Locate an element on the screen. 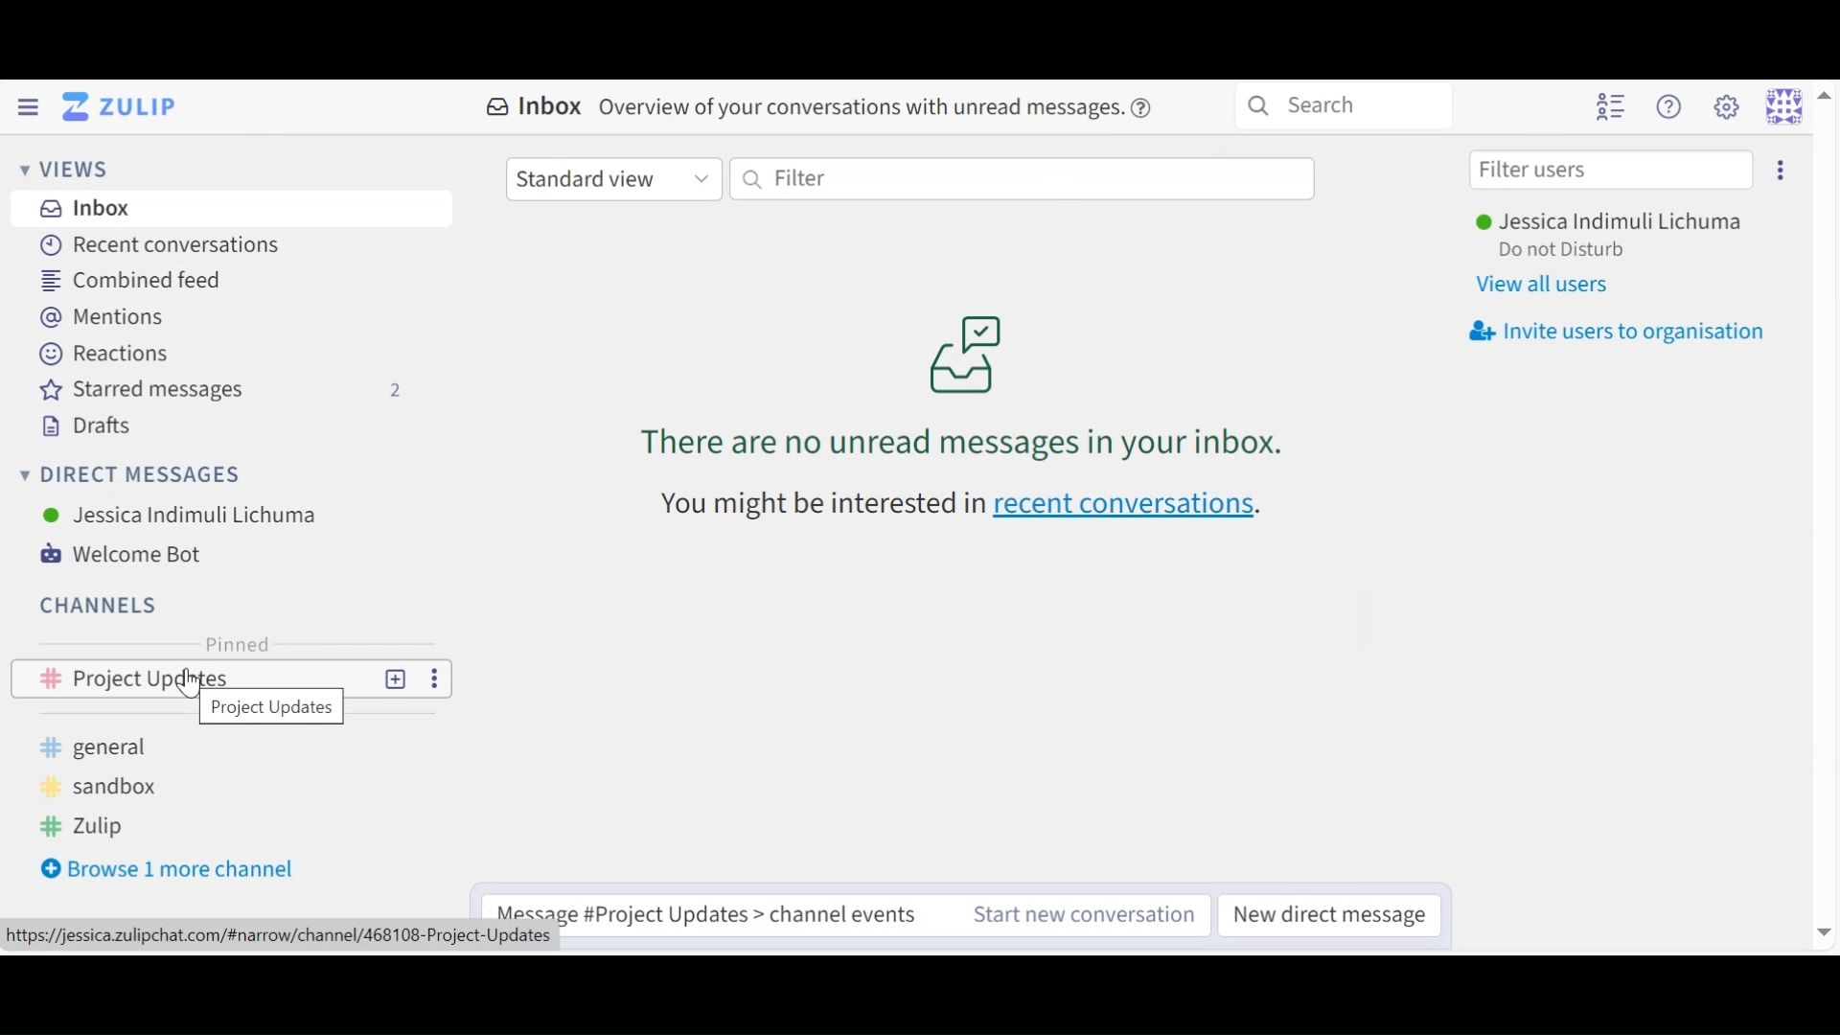 The height and width of the screenshot is (1035, 1840). channel  is located at coordinates (274, 704).